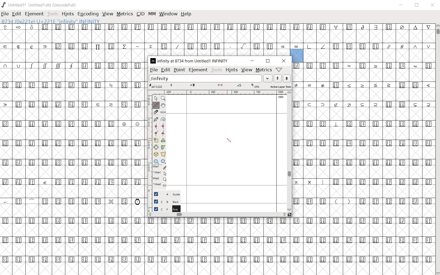  Describe the element at coordinates (219, 269) in the screenshot. I see `edited glyph` at that location.